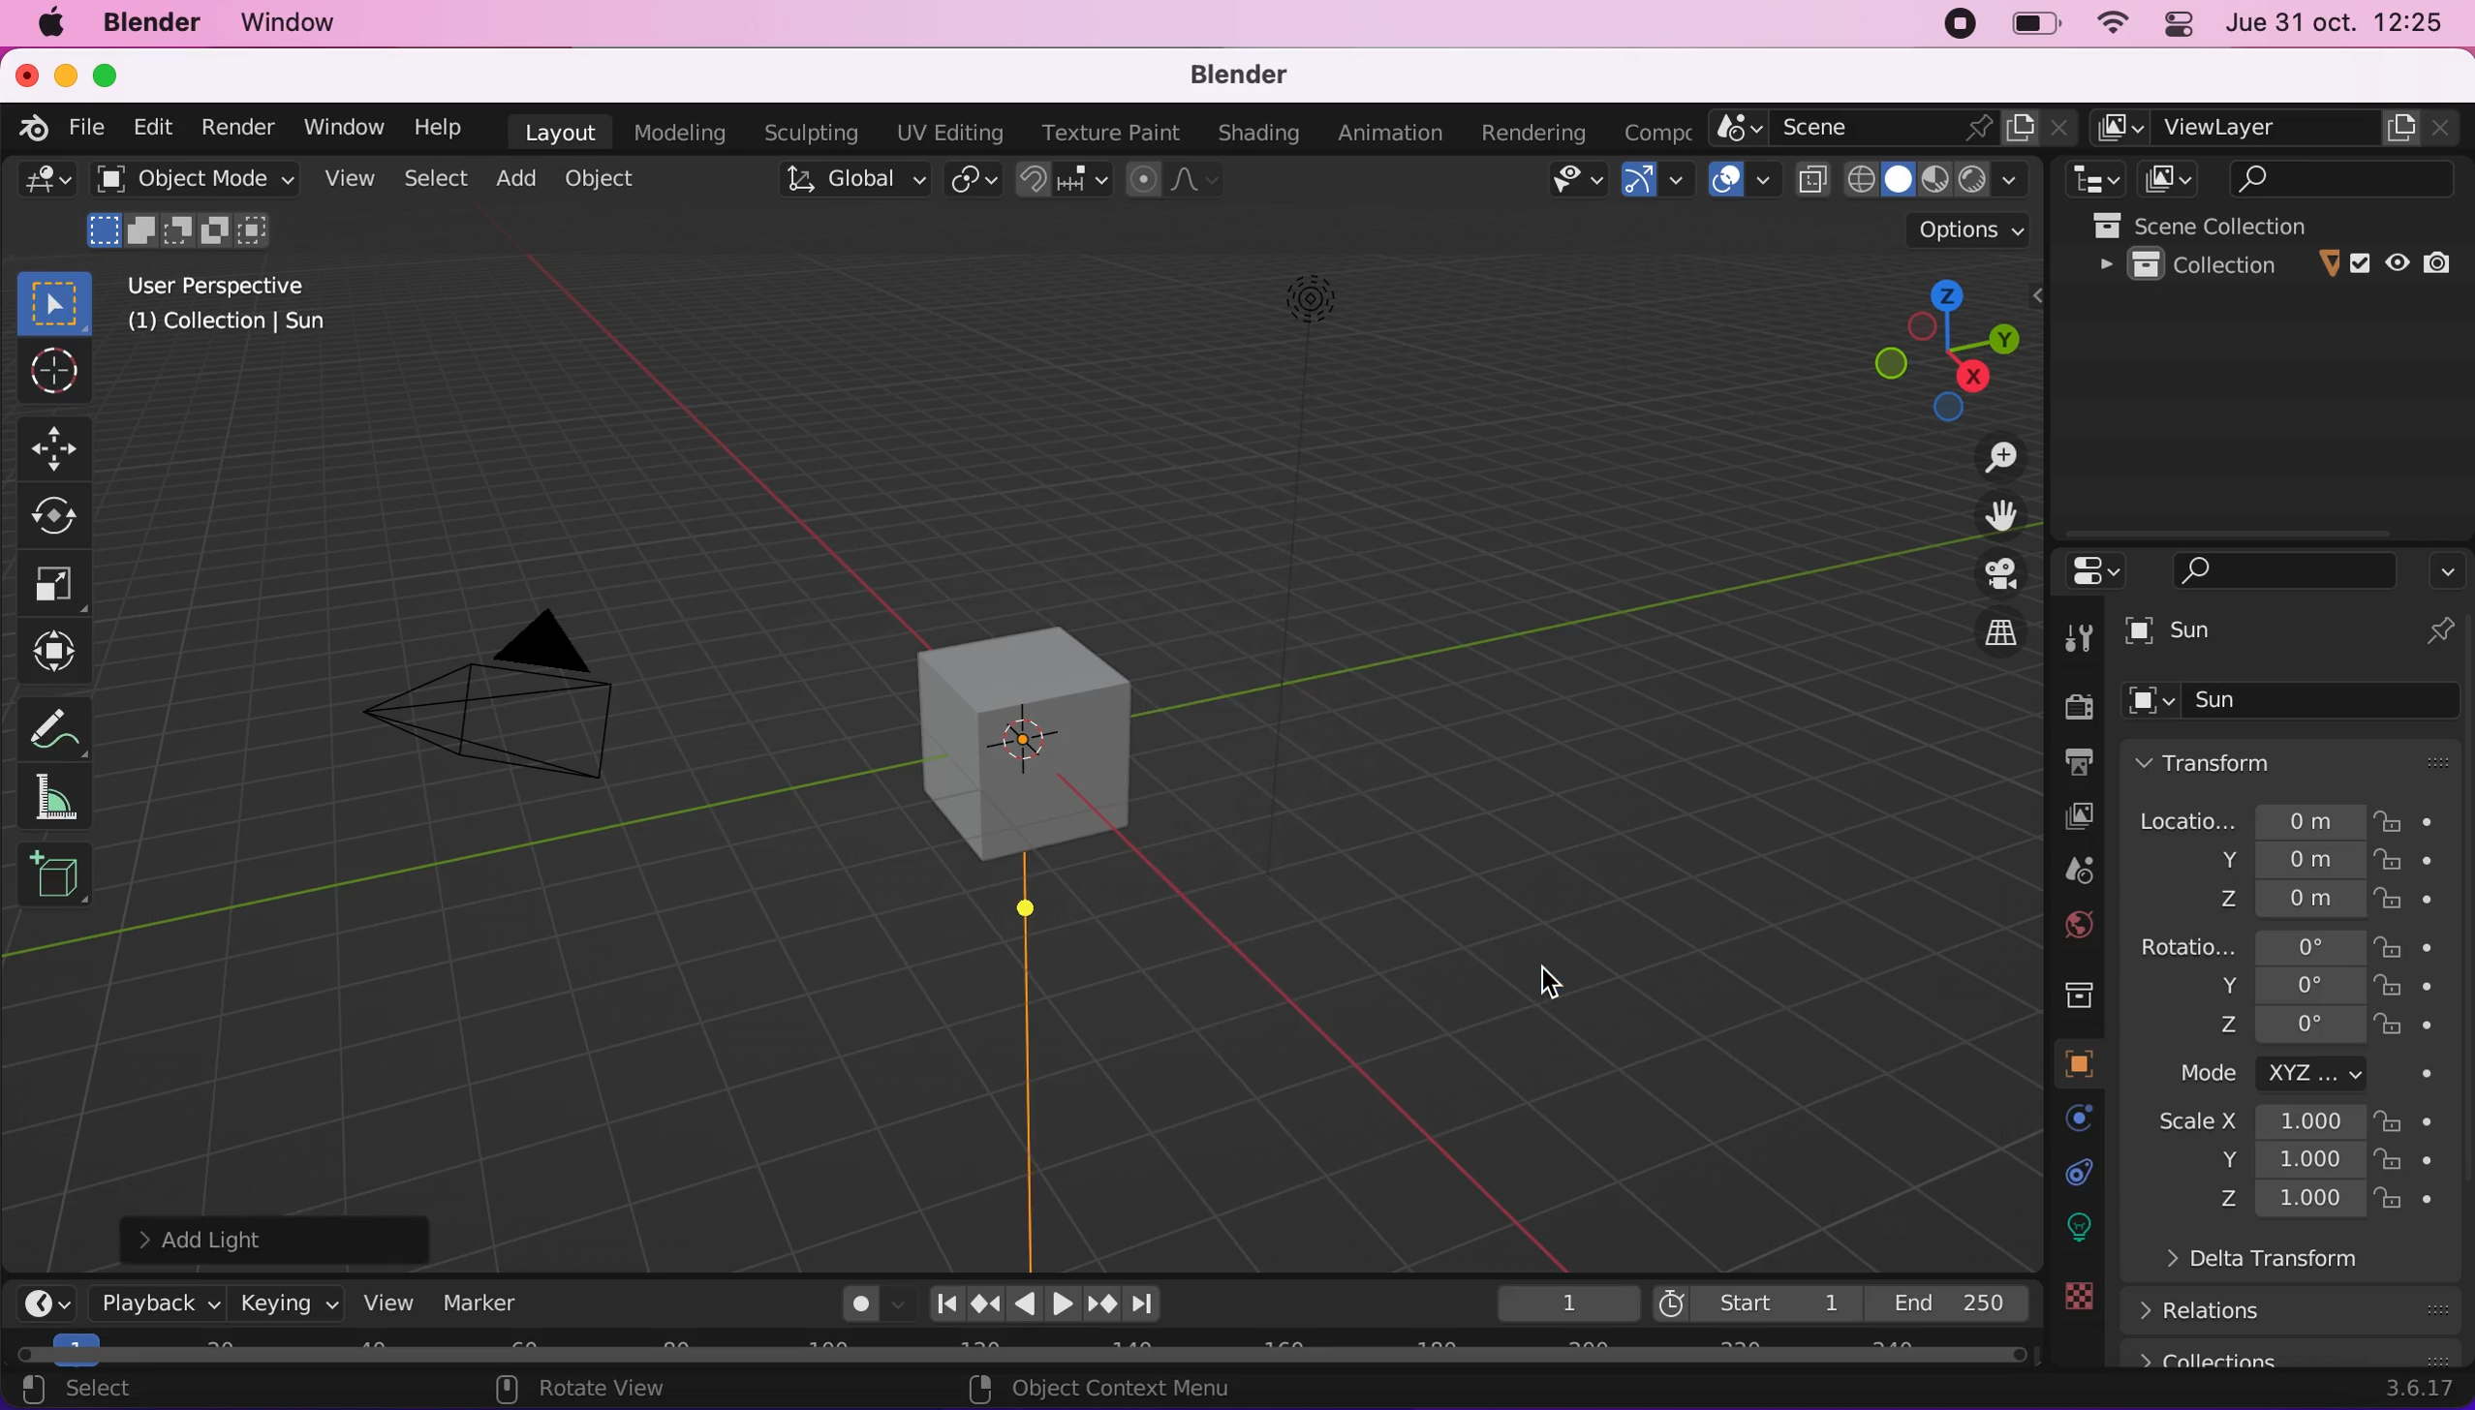 This screenshot has width=2475, height=1410. What do you see at coordinates (1022, 1306) in the screenshot?
I see `Play animation` at bounding box center [1022, 1306].